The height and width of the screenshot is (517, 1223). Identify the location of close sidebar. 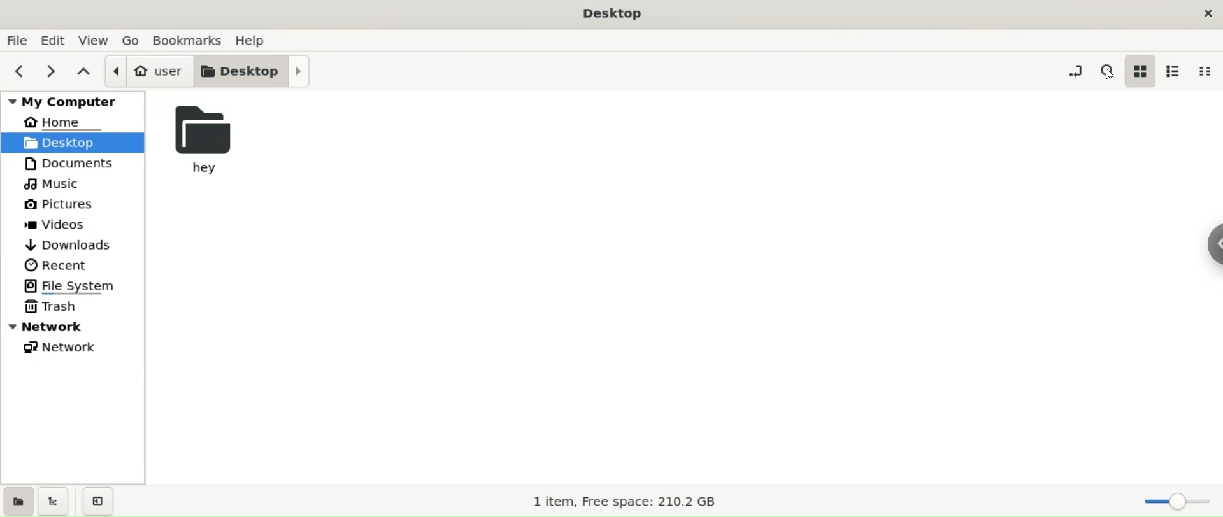
(97, 502).